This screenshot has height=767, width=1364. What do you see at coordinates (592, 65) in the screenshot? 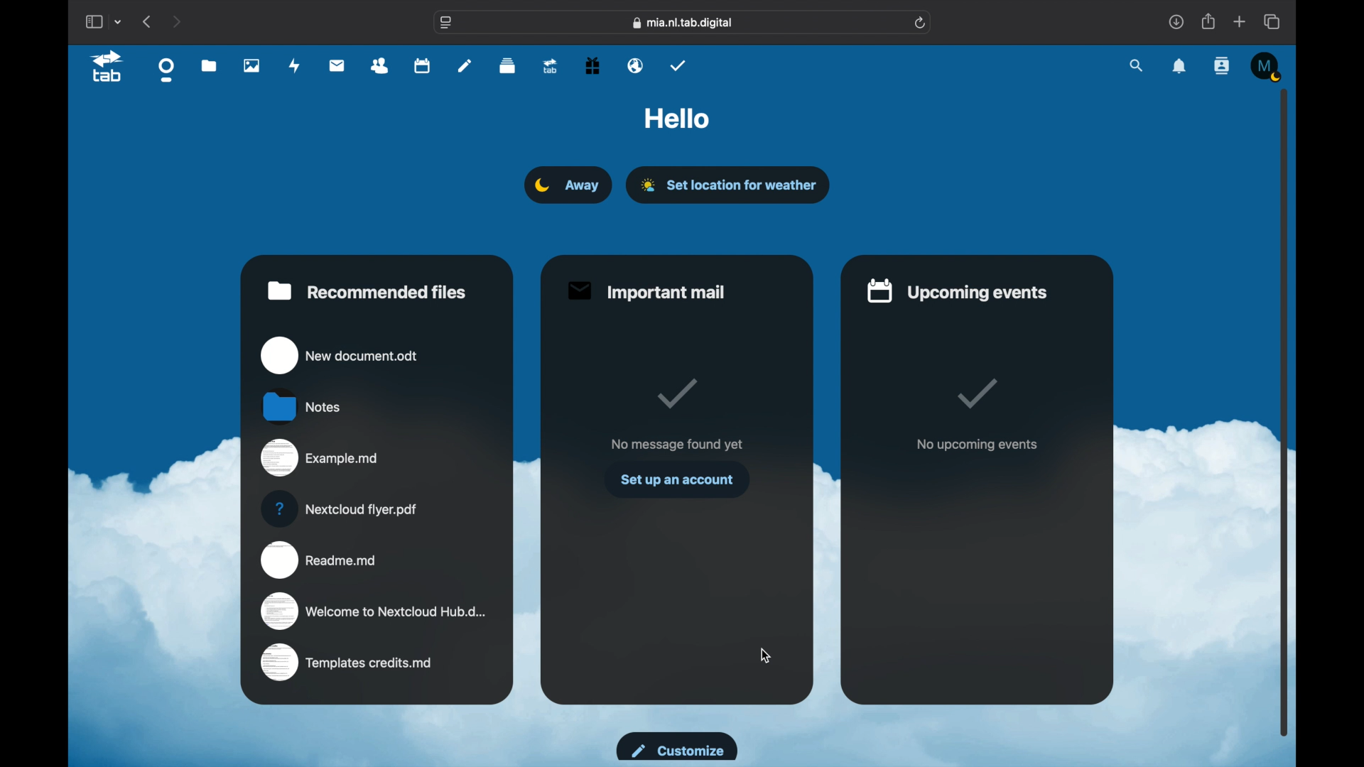
I see `free trial` at bounding box center [592, 65].